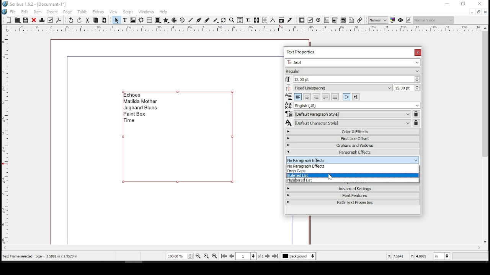 The width and height of the screenshot is (490, 275). I want to click on restore, so click(464, 4).